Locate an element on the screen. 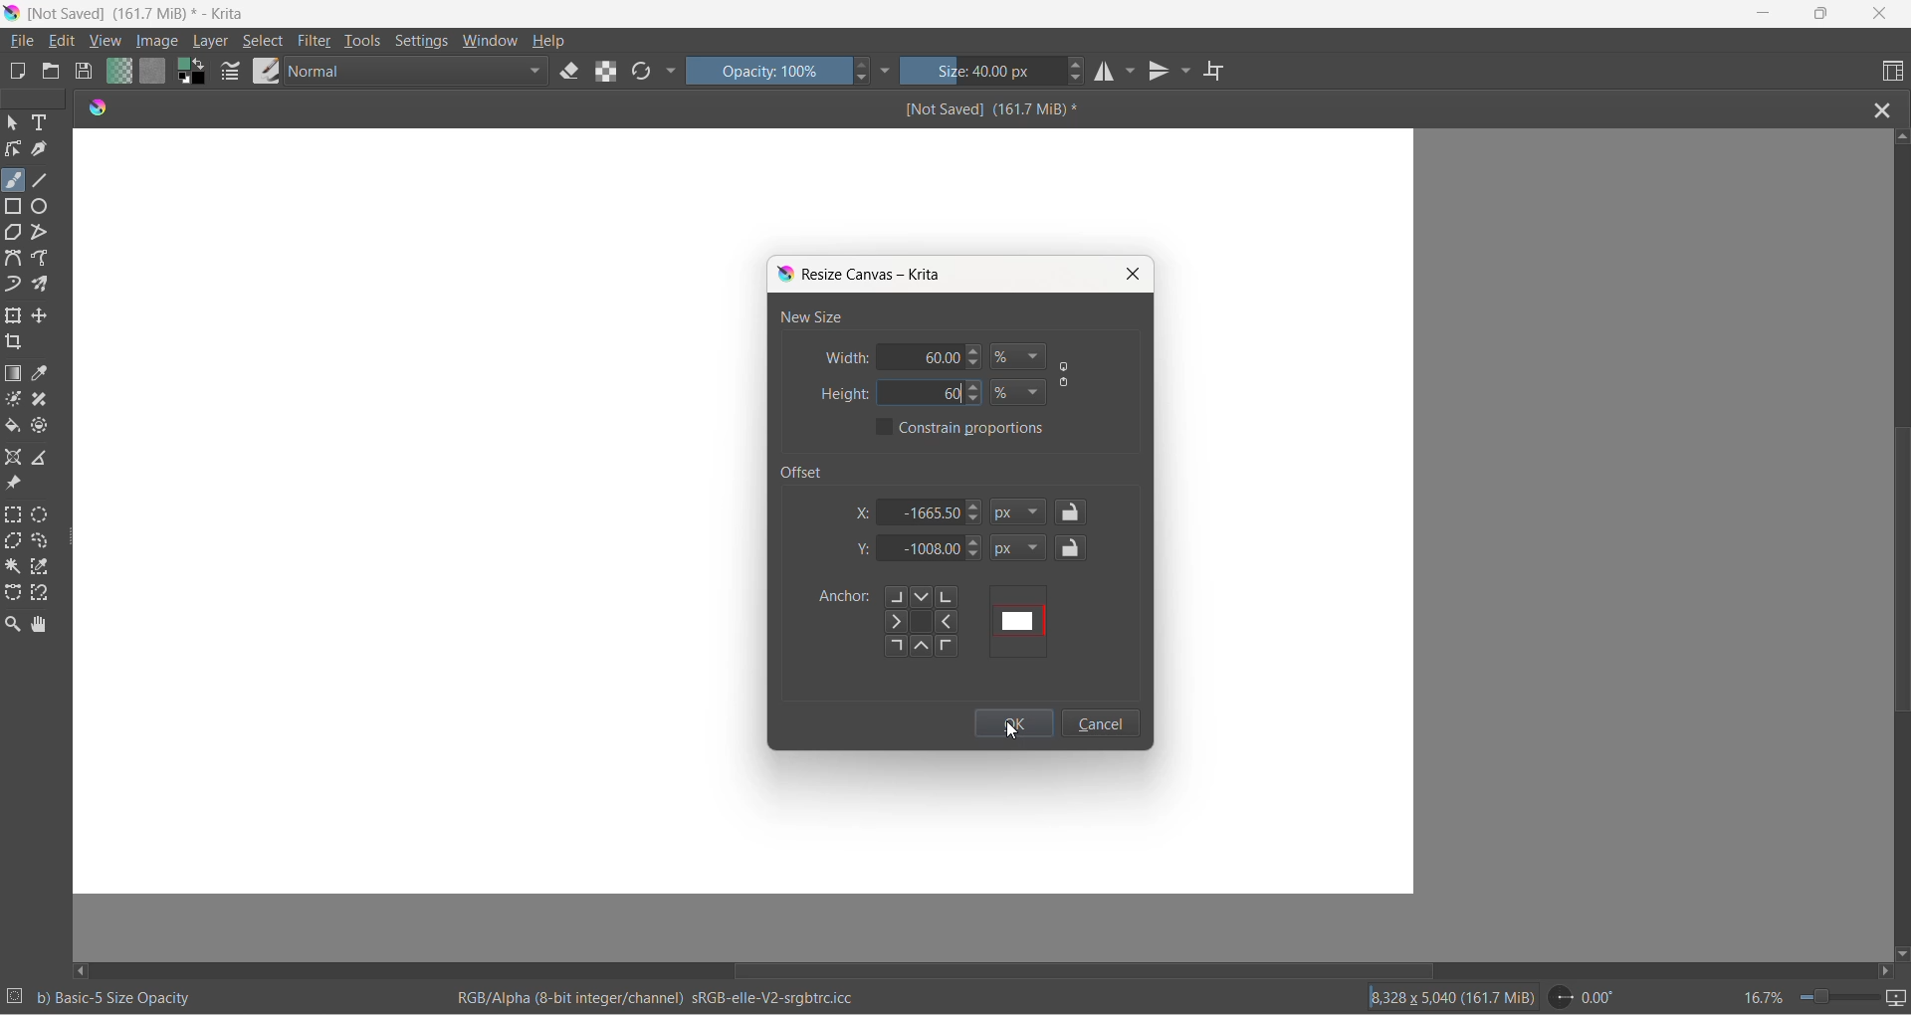 This screenshot has height=1015, width=1911. help is located at coordinates (550, 41).